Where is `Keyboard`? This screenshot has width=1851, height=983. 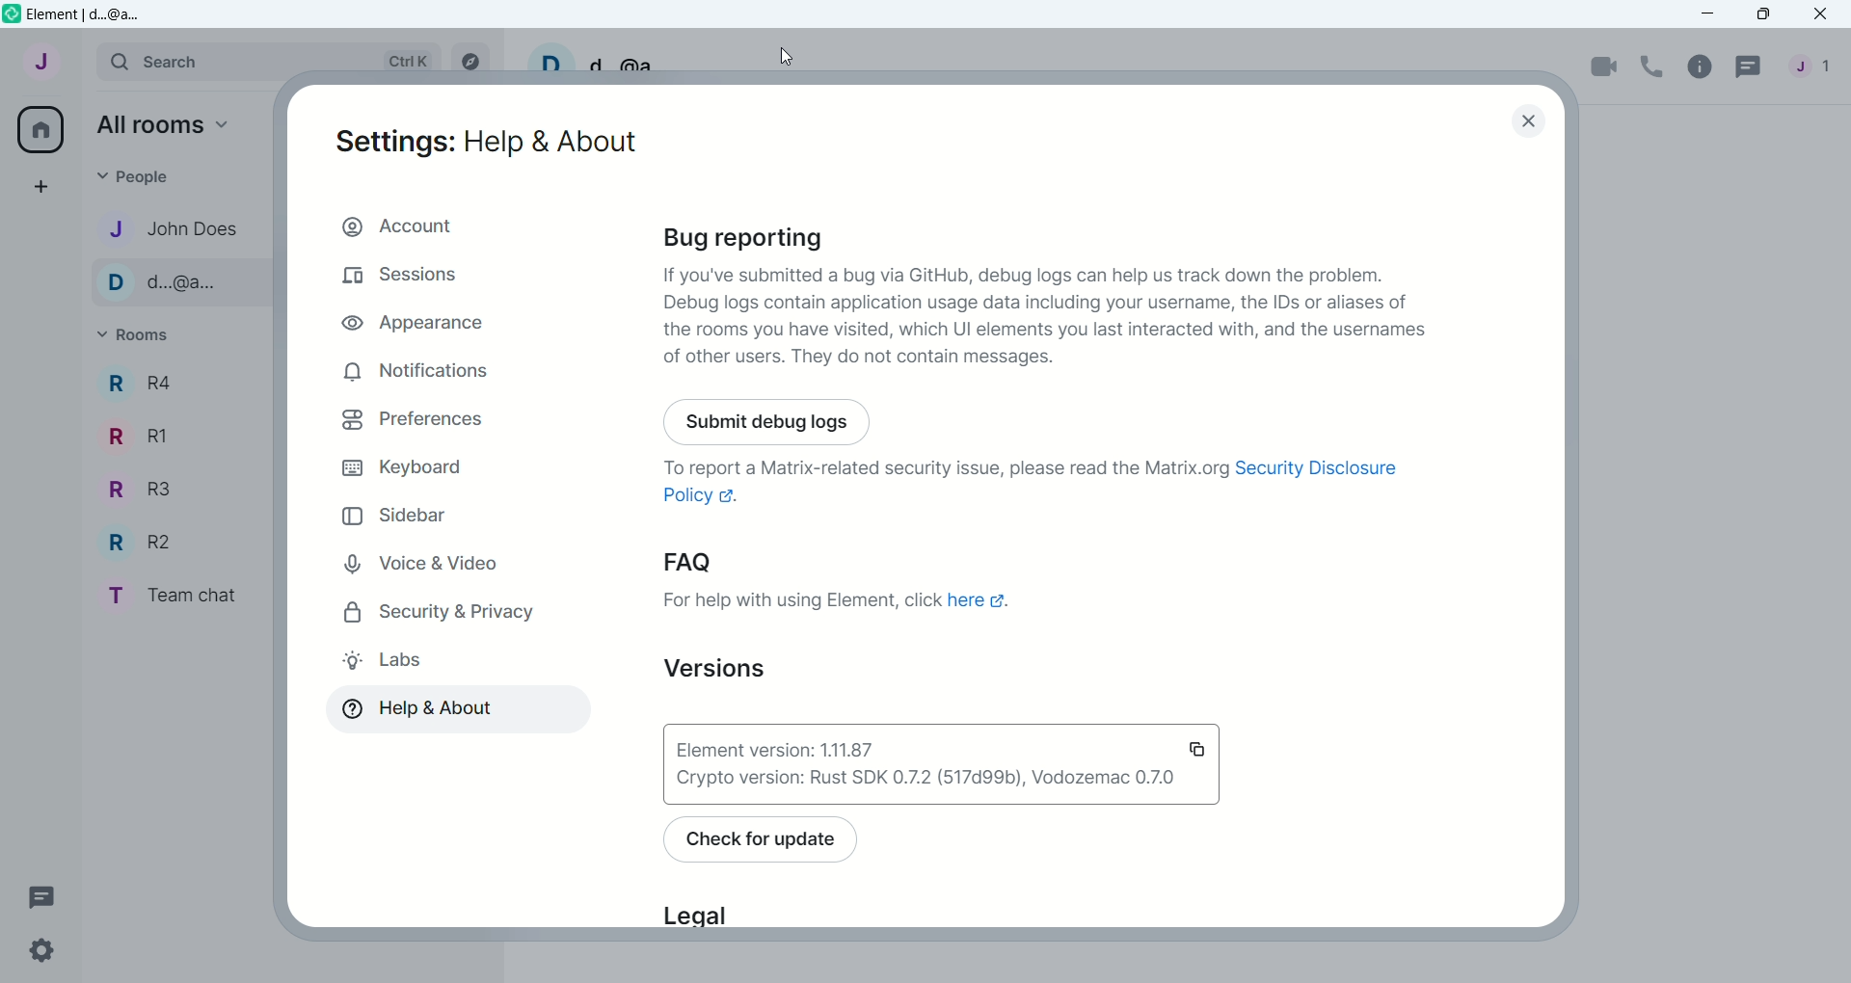
Keyboard is located at coordinates (402, 469).